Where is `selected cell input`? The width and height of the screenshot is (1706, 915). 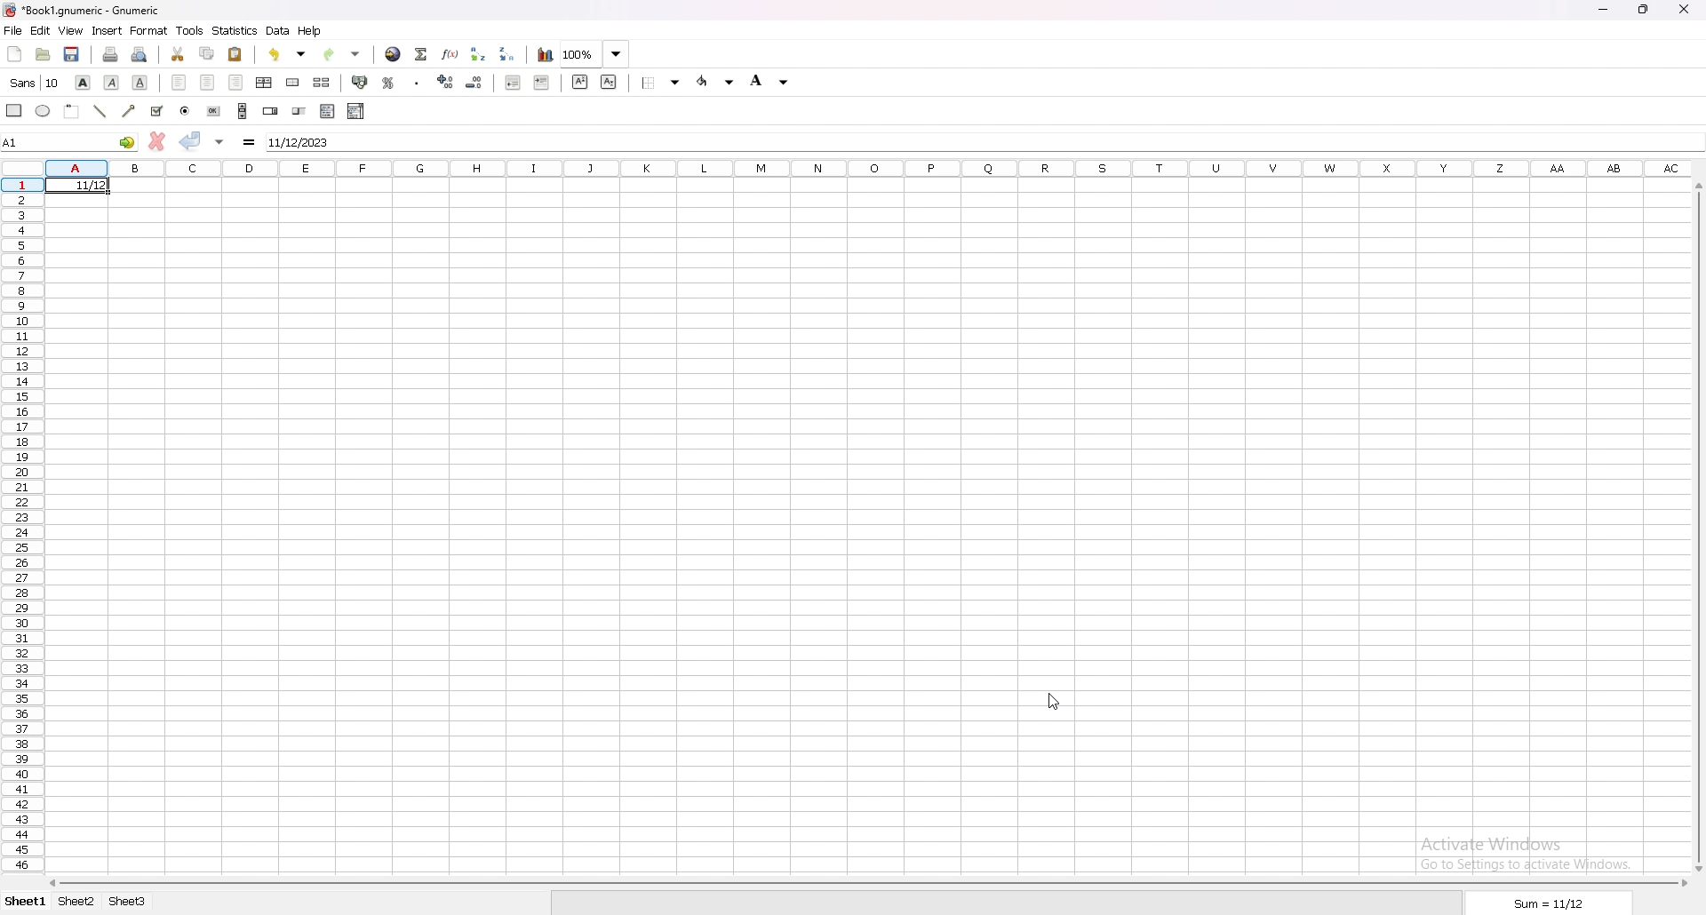
selected cell input is located at coordinates (983, 140).